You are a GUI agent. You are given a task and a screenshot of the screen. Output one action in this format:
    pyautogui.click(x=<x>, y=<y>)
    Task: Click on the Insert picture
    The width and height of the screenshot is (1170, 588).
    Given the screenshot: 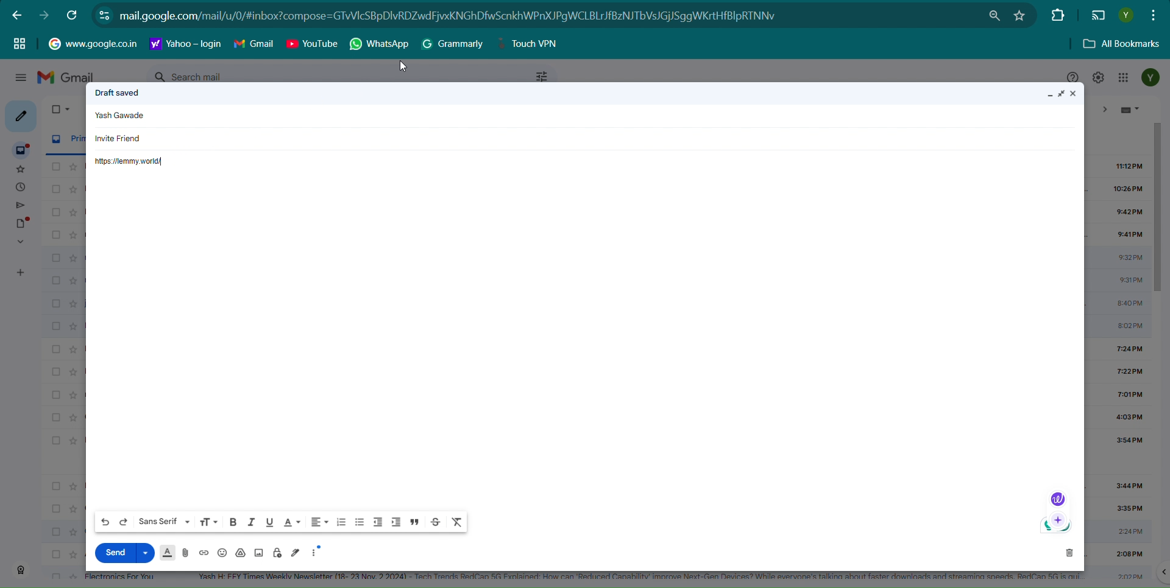 What is the action you would take?
    pyautogui.click(x=258, y=553)
    